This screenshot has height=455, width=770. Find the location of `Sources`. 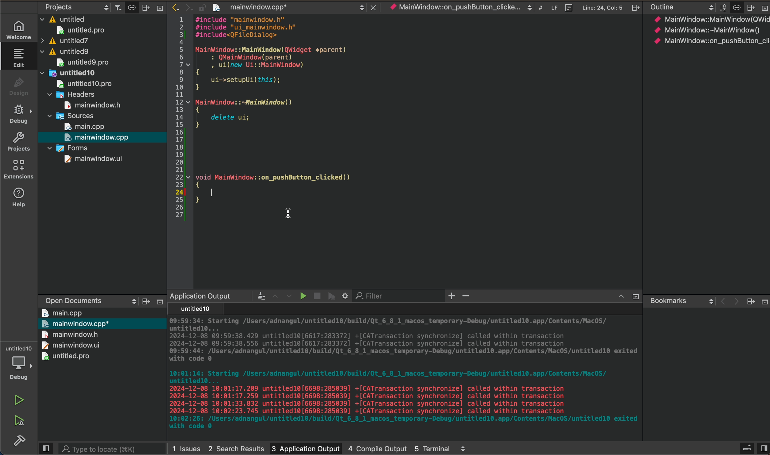

Sources is located at coordinates (72, 115).